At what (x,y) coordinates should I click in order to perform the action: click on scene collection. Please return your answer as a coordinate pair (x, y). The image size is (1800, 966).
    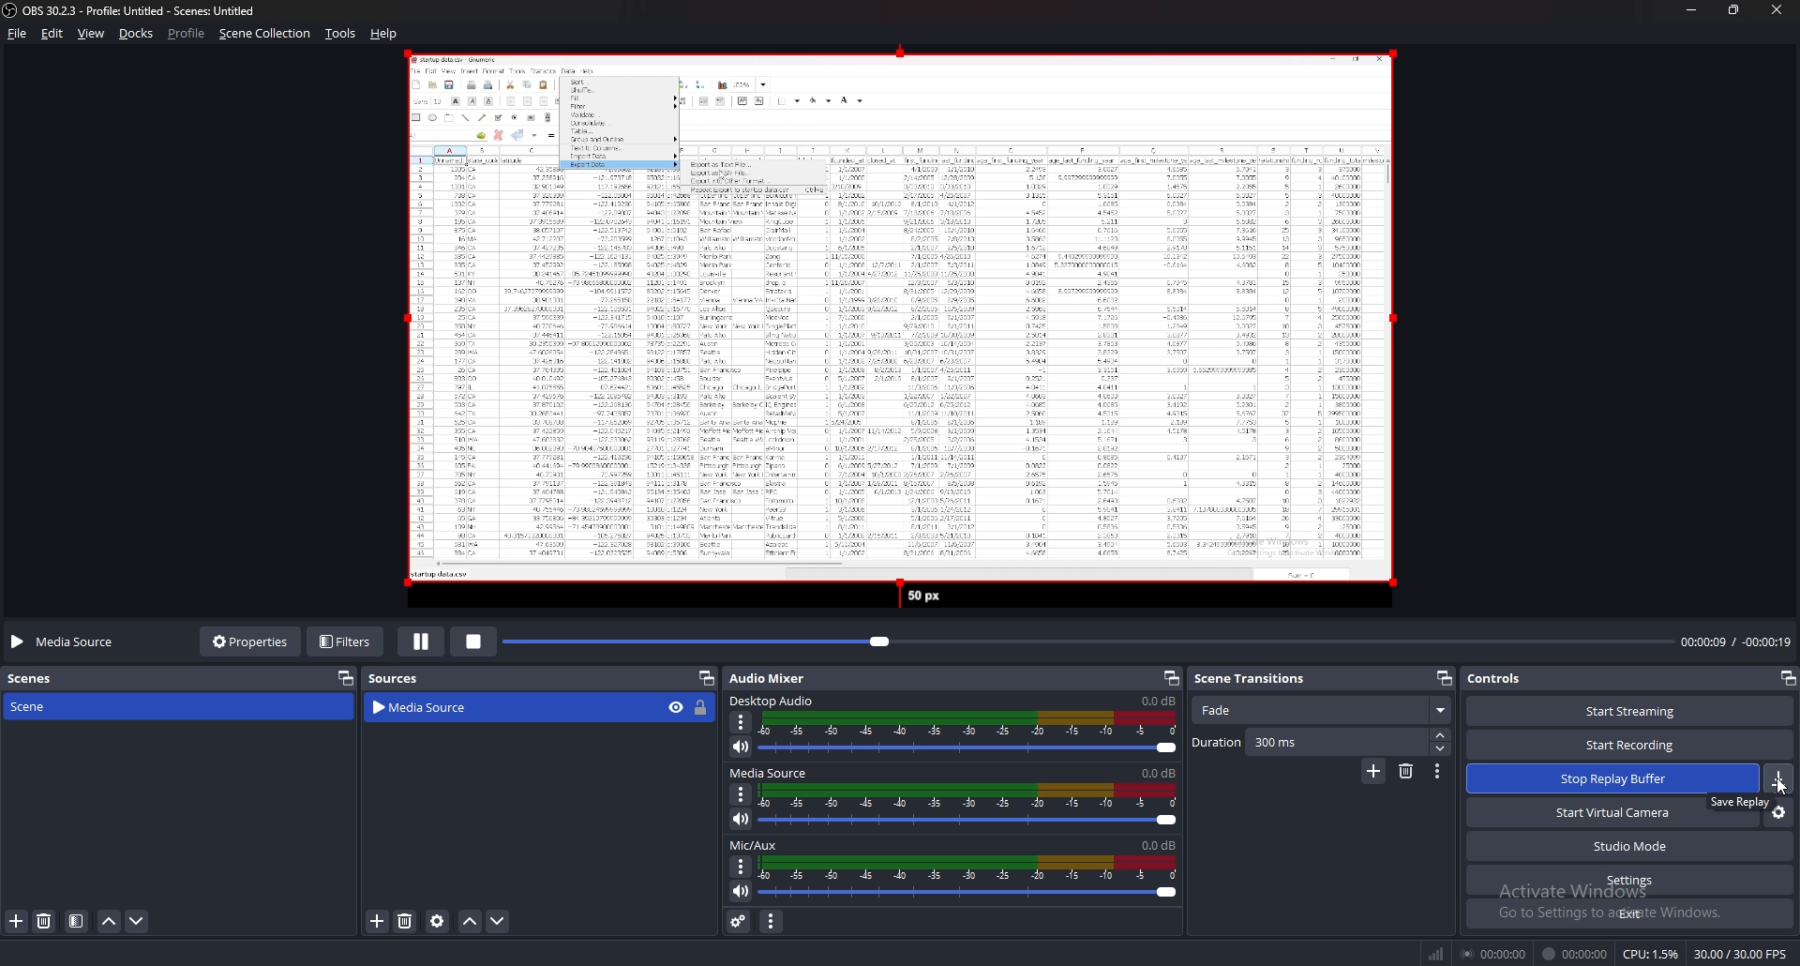
    Looking at the image, I should click on (264, 34).